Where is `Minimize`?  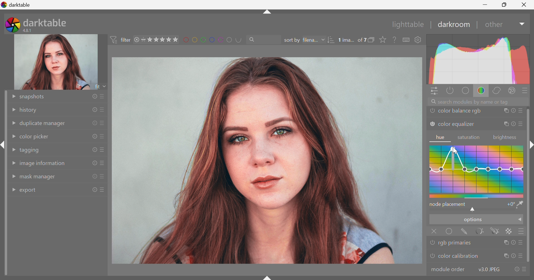
Minimize is located at coordinates (485, 4).